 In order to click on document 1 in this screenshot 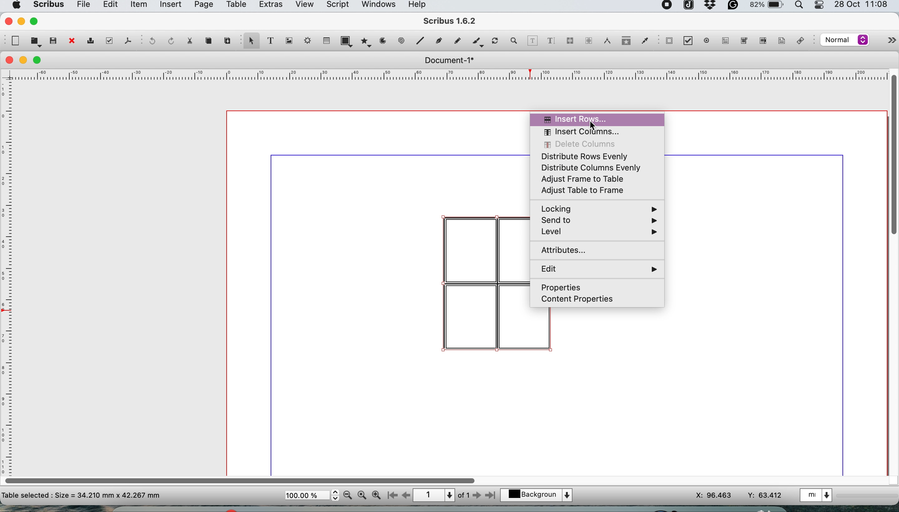, I will do `click(449, 60)`.